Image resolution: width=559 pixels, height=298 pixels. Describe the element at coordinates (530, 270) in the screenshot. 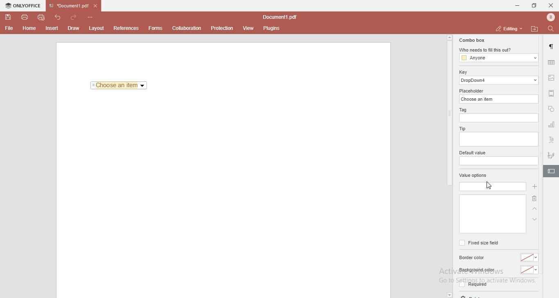

I see `color dropdown` at that location.